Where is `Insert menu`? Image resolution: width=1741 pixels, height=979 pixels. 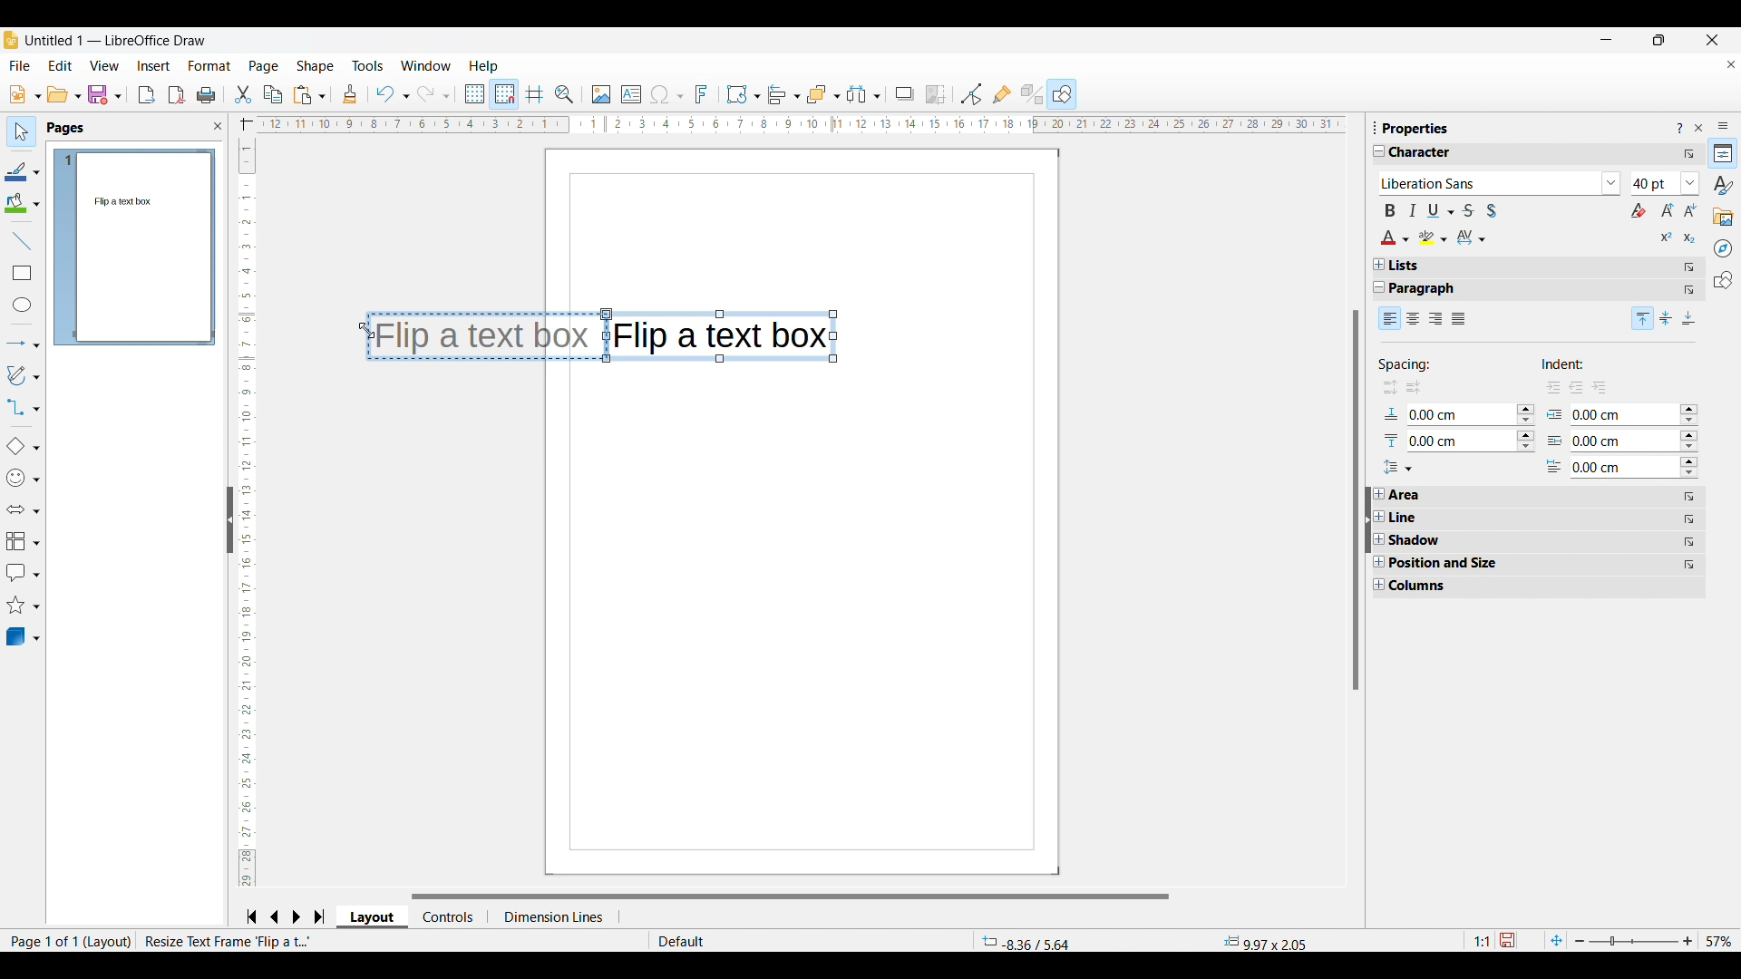
Insert menu is located at coordinates (154, 66).